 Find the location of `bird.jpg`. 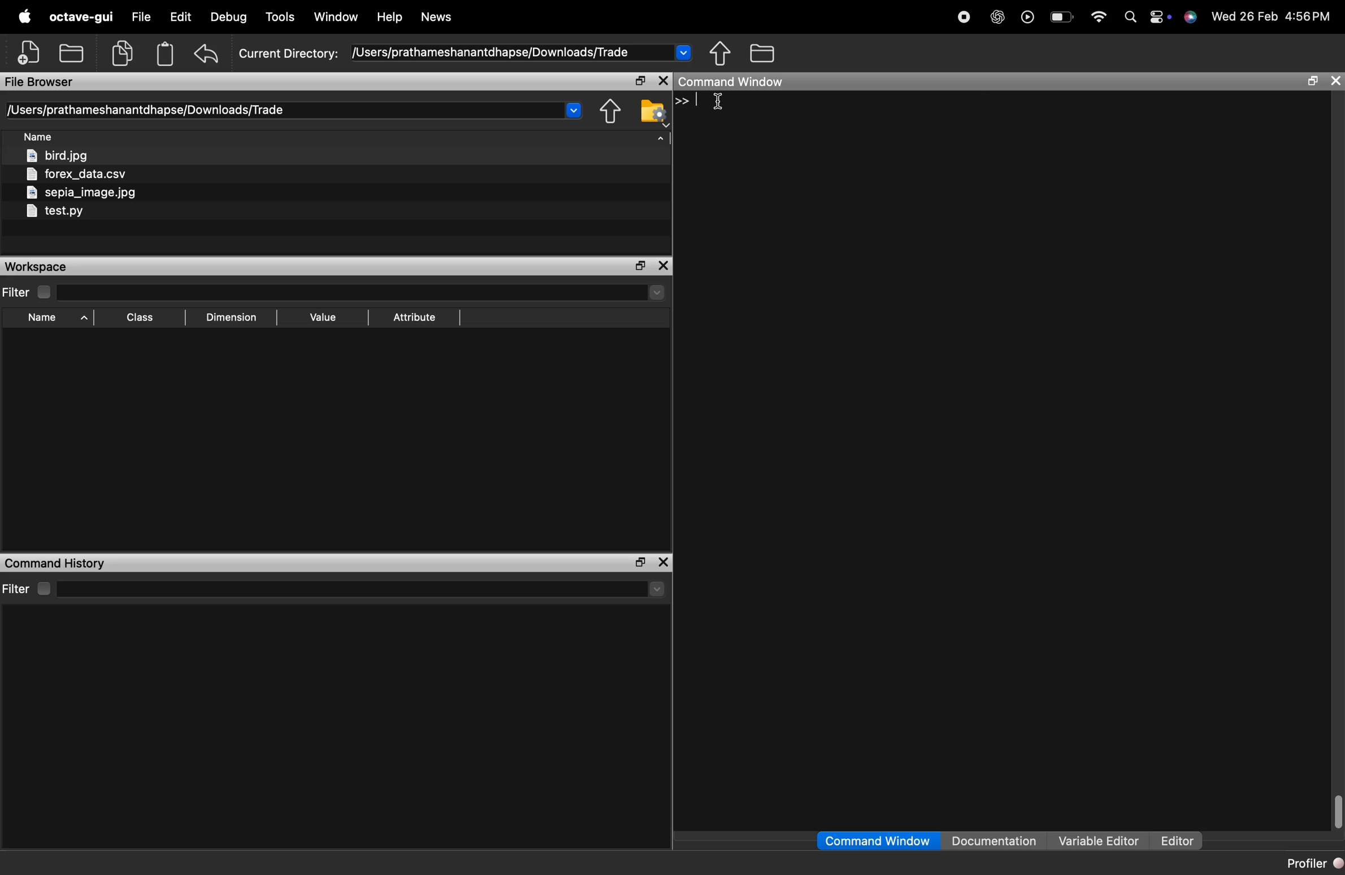

bird.jpg is located at coordinates (57, 155).